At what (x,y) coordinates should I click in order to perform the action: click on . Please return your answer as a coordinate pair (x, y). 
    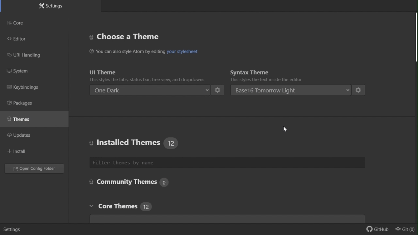
    Looking at the image, I should click on (129, 36).